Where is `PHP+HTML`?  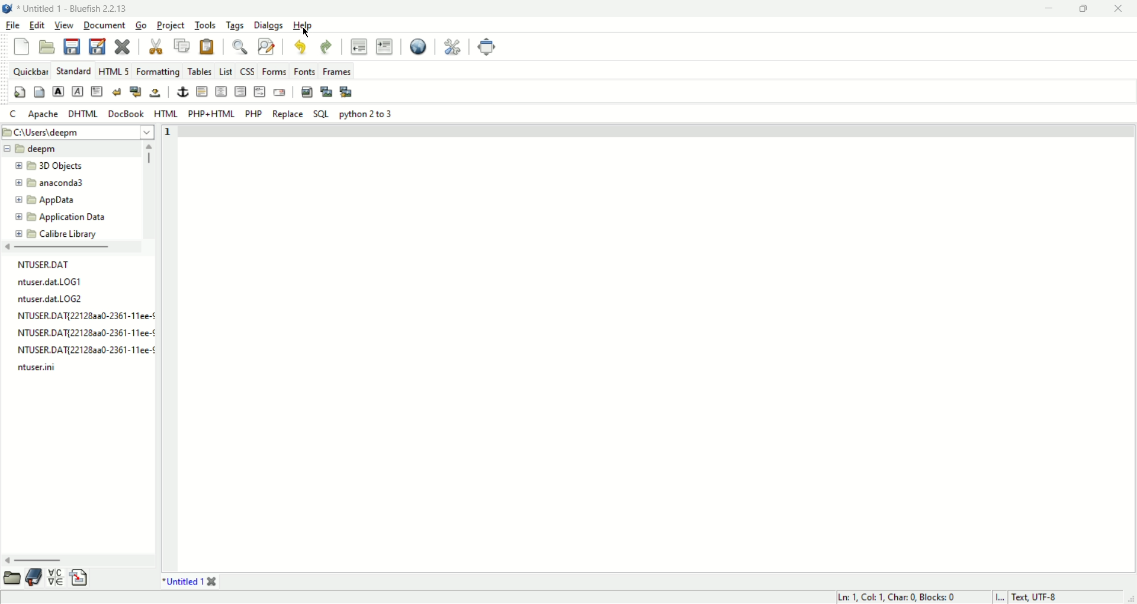 PHP+HTML is located at coordinates (211, 114).